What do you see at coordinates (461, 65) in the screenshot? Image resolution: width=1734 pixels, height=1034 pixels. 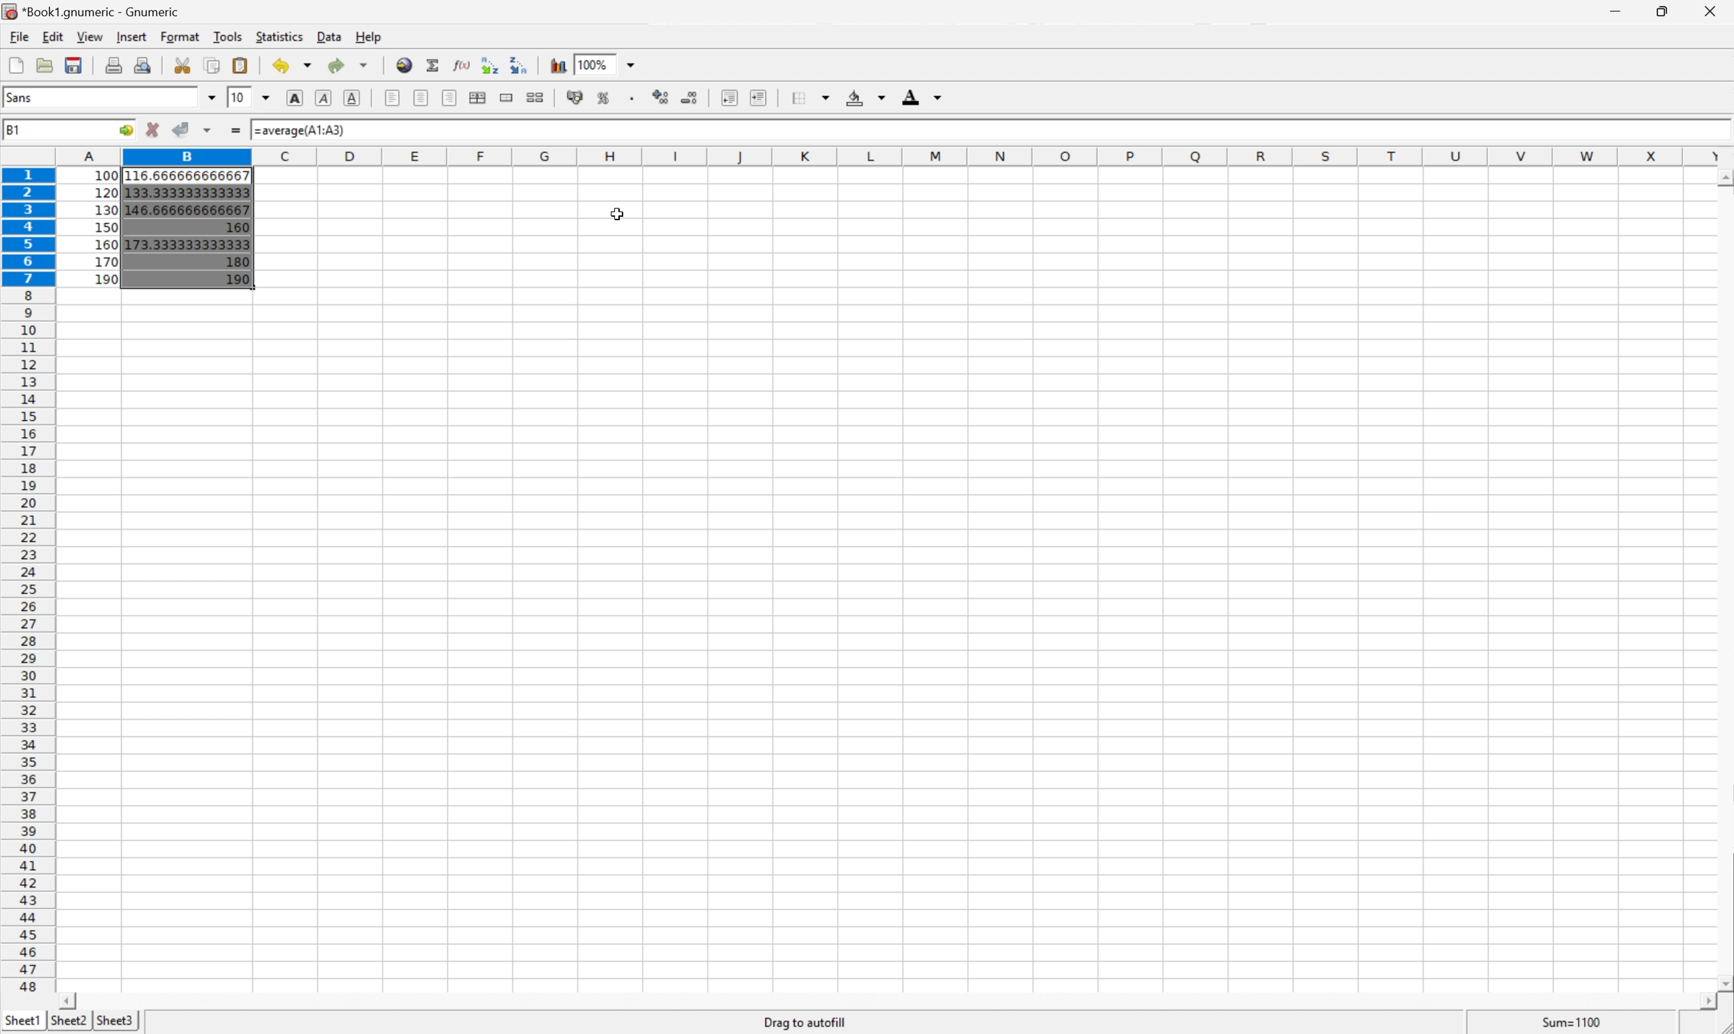 I see `Edit function in current cell` at bounding box center [461, 65].